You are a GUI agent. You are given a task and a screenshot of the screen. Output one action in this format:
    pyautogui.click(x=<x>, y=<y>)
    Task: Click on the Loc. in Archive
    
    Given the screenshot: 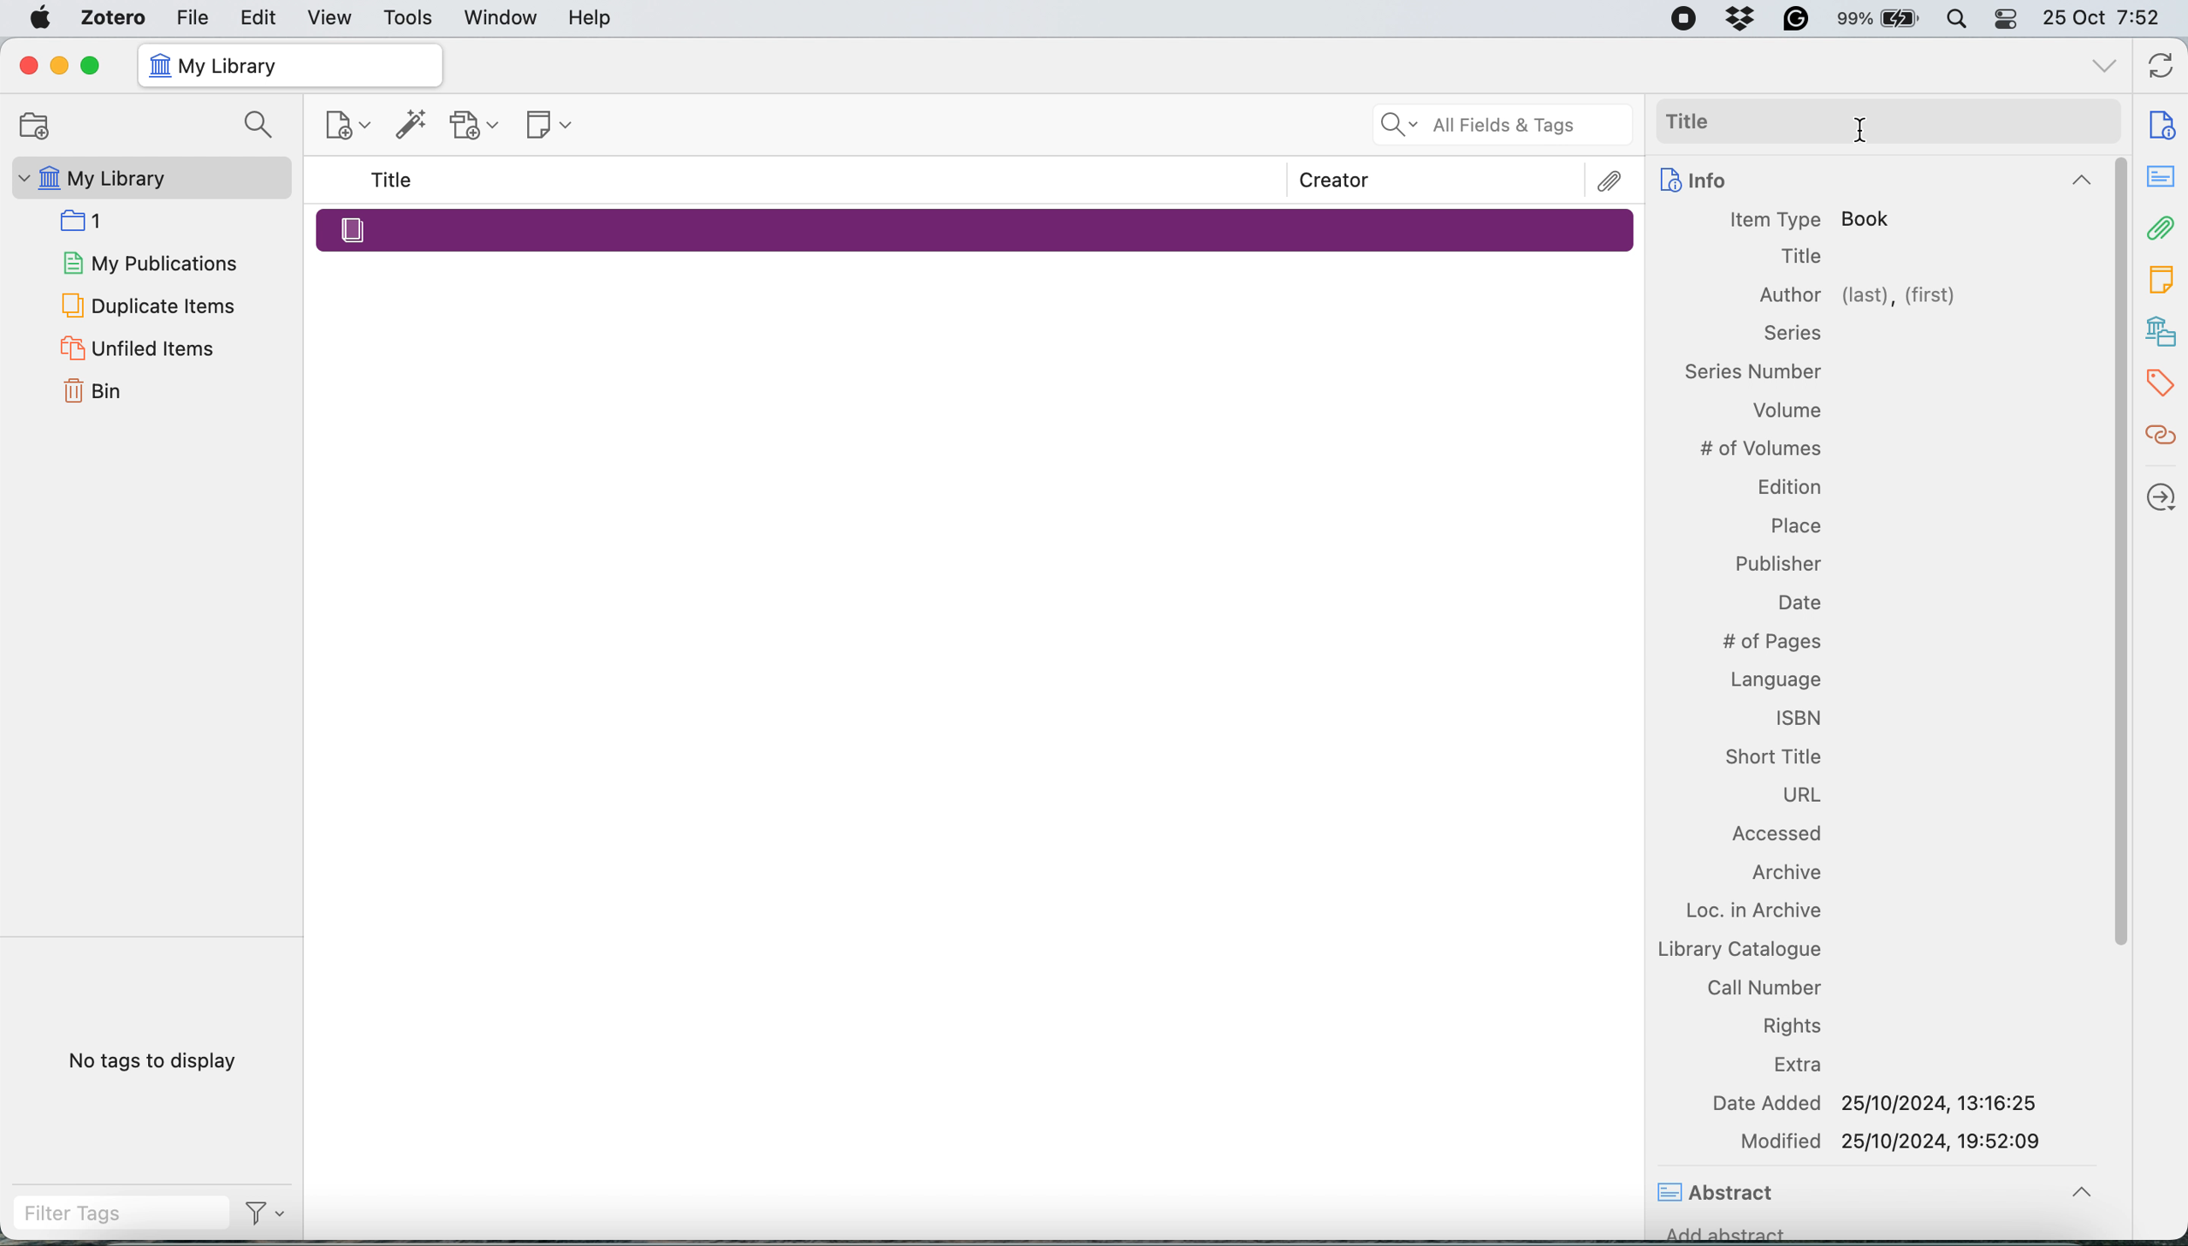 What is the action you would take?
    pyautogui.click(x=1742, y=911)
    